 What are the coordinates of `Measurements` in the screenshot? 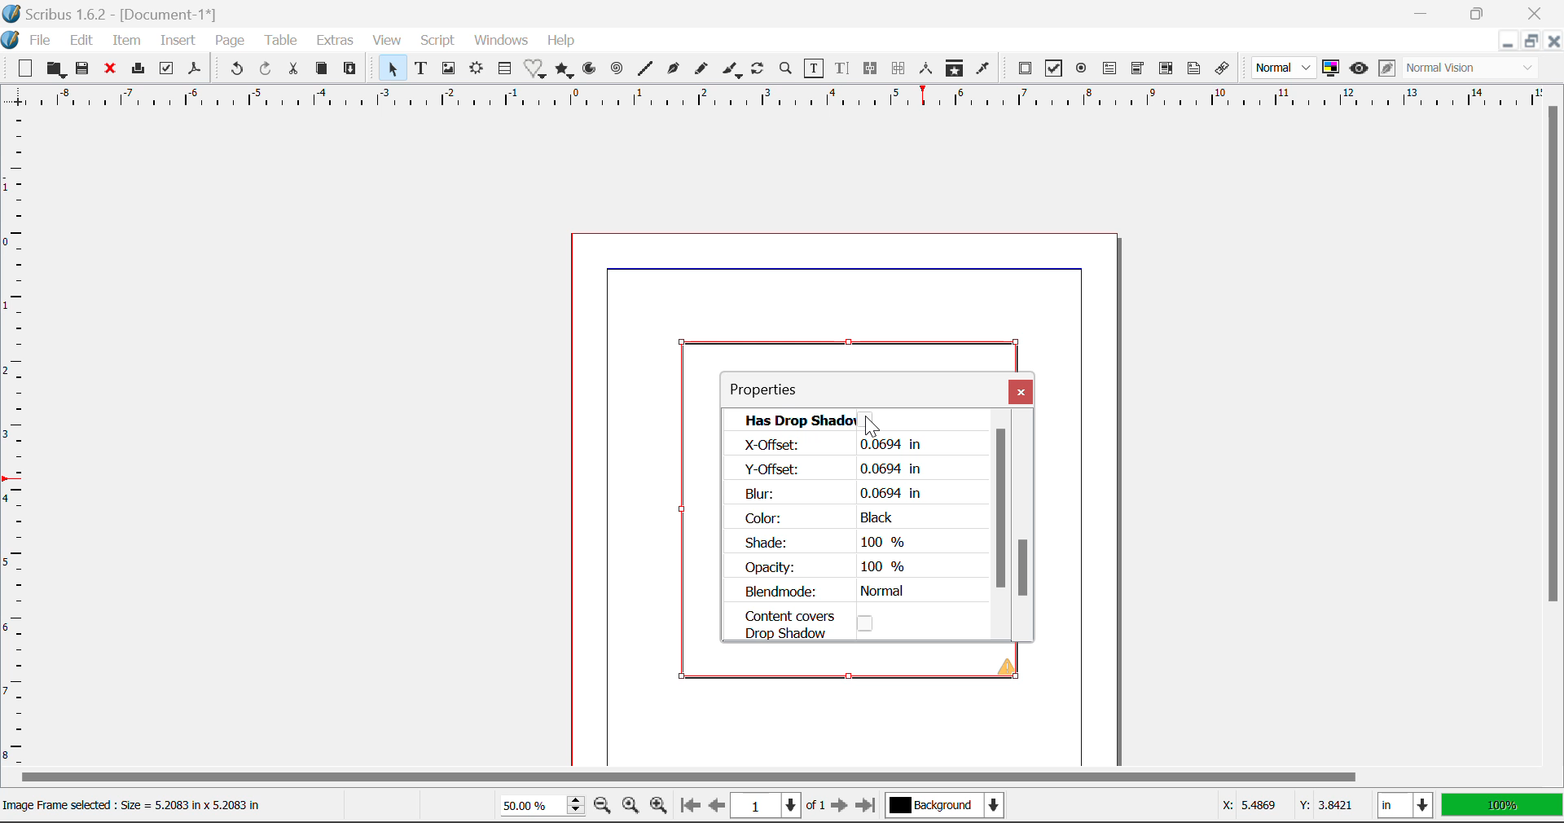 It's located at (925, 67).